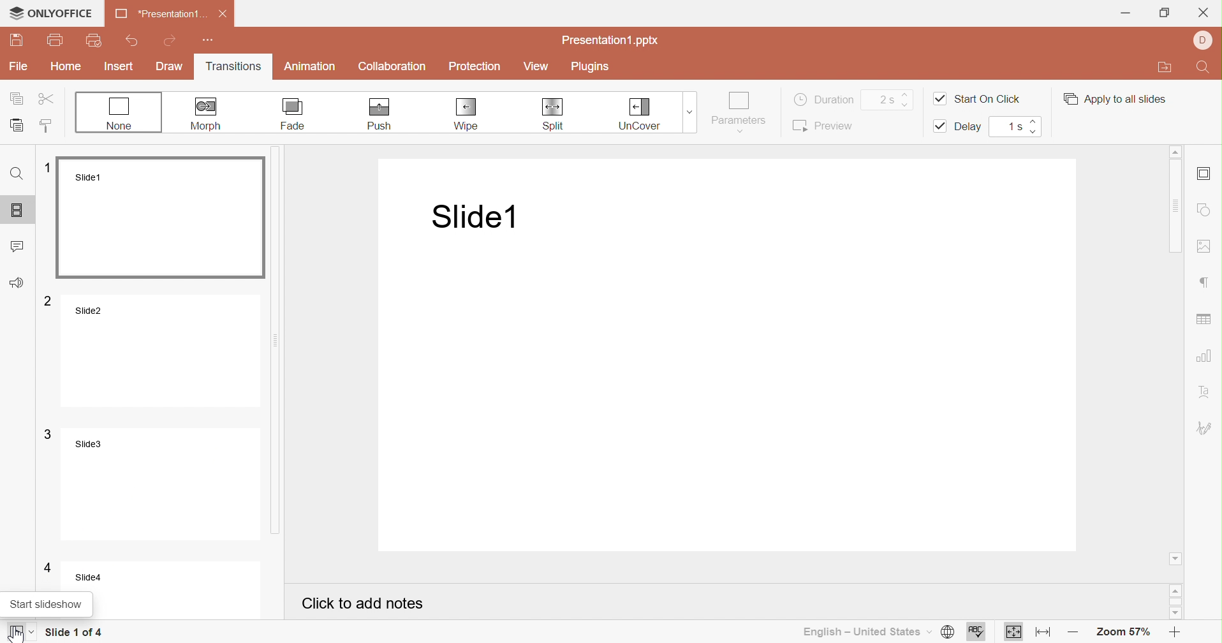 The width and height of the screenshot is (1222, 643). Describe the element at coordinates (151, 482) in the screenshot. I see `Slide3` at that location.